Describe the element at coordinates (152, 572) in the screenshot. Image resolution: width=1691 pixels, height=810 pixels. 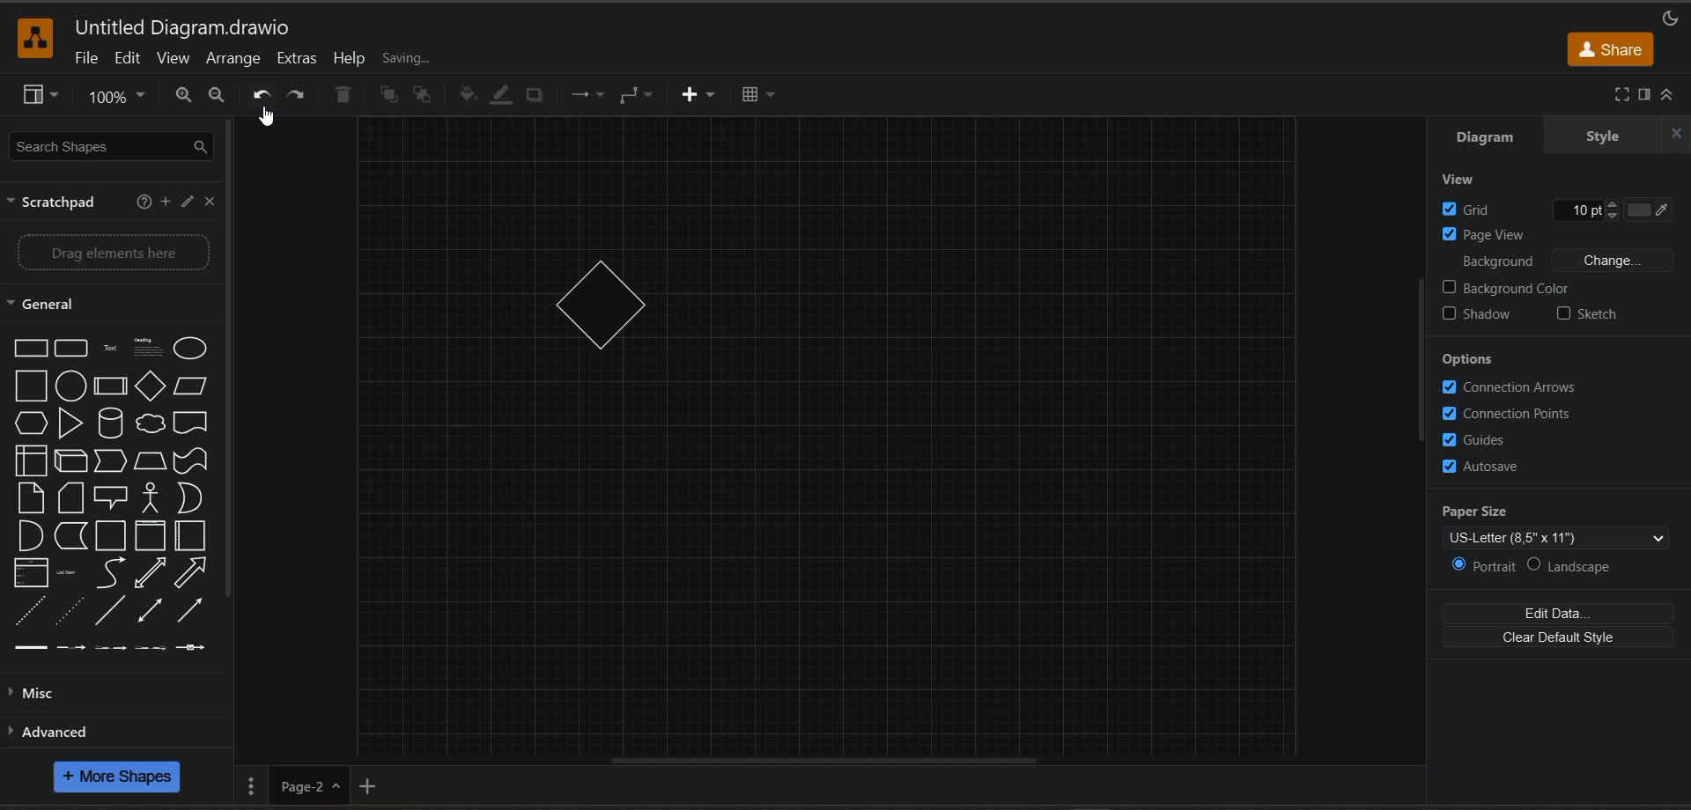
I see `Bidirectional Arrow` at that location.